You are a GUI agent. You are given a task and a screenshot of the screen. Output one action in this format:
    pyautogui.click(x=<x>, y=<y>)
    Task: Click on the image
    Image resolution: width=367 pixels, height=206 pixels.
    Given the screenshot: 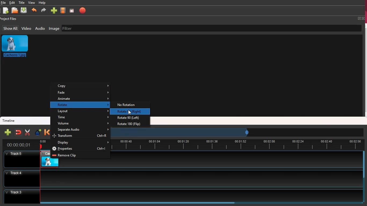 What is the action you would take?
    pyautogui.click(x=54, y=29)
    